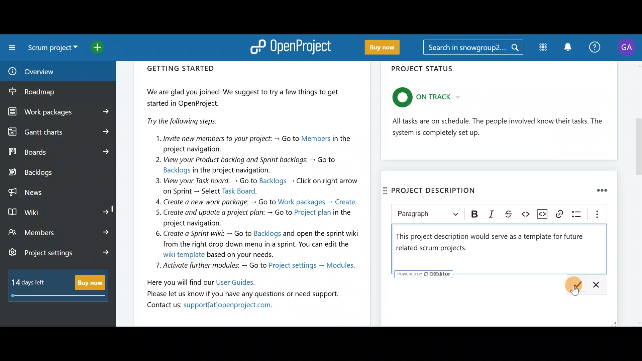 The width and height of the screenshot is (642, 361). Describe the element at coordinates (293, 46) in the screenshot. I see `OpenProject` at that location.